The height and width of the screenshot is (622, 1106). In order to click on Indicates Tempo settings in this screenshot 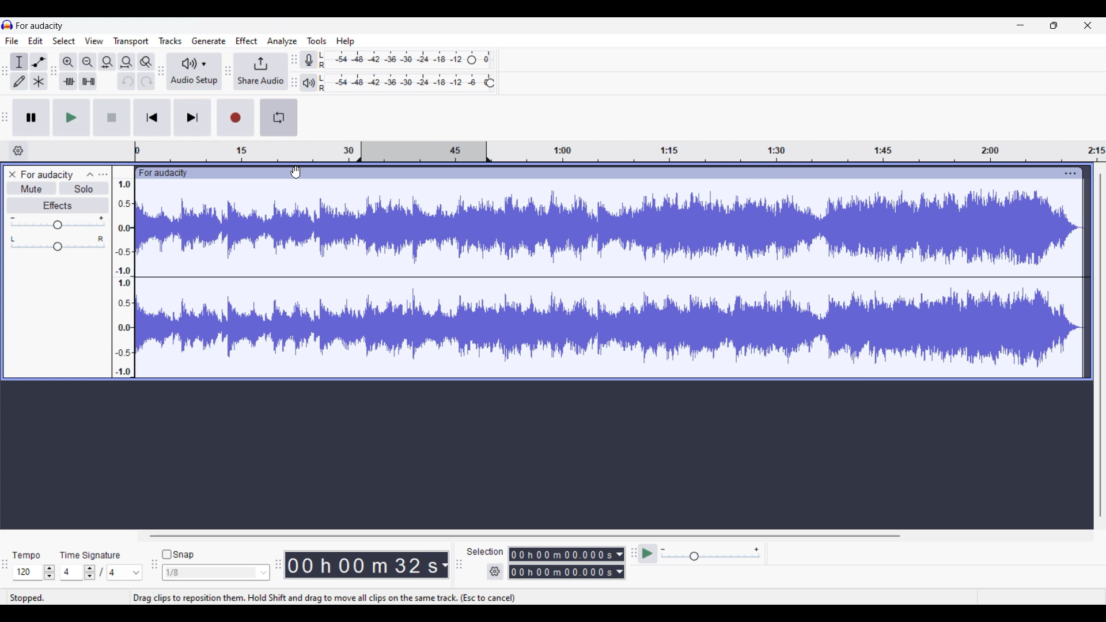, I will do `click(26, 556)`.